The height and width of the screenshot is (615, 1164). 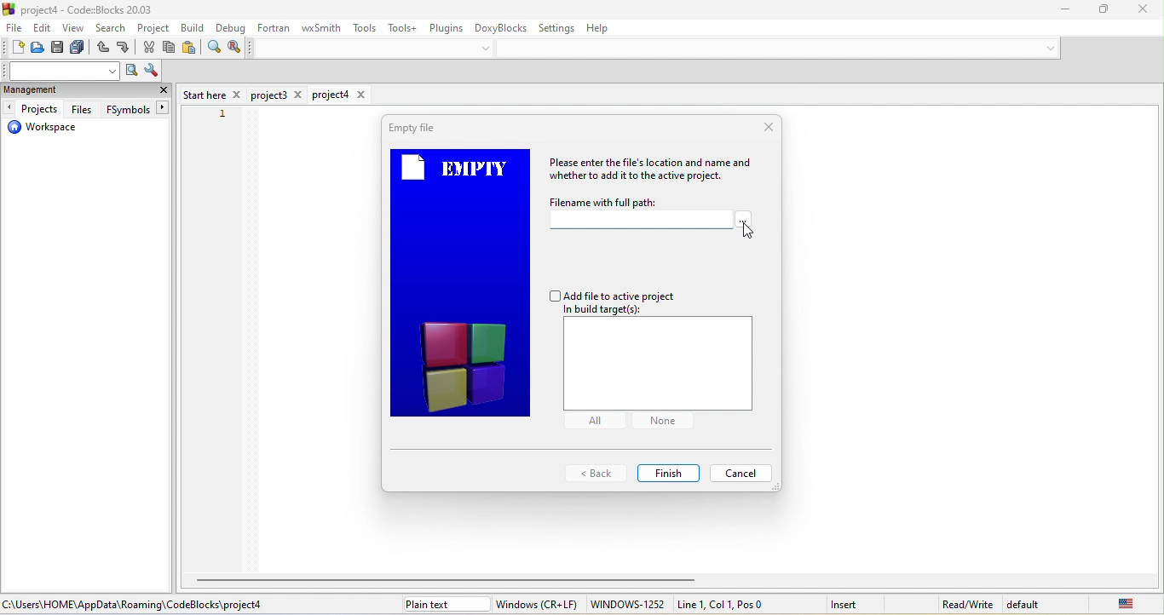 What do you see at coordinates (43, 129) in the screenshot?
I see `workspace` at bounding box center [43, 129].